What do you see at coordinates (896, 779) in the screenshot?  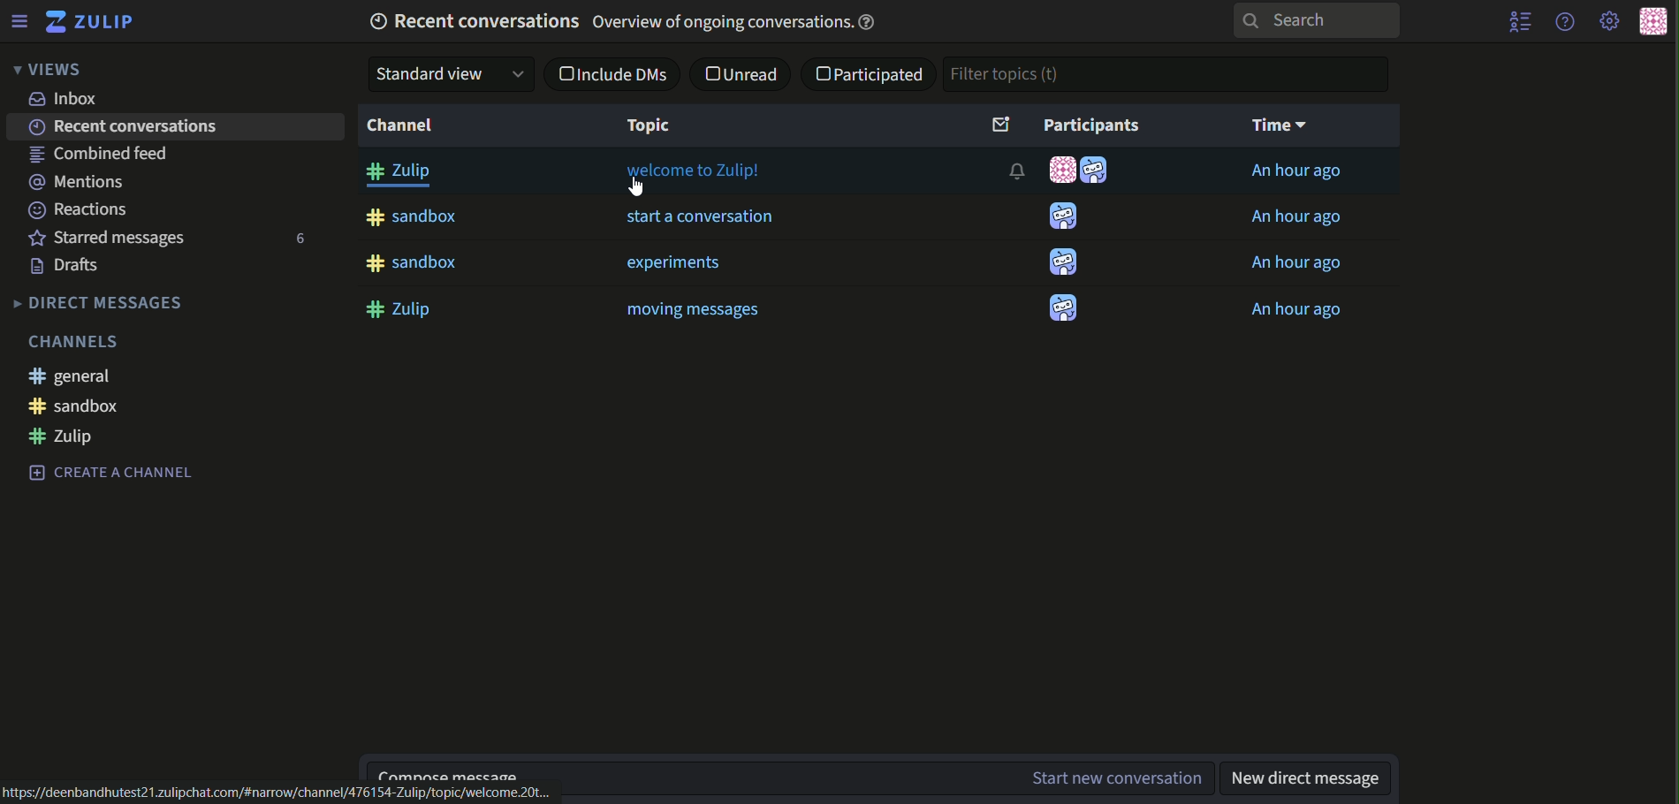 I see `text box` at bounding box center [896, 779].